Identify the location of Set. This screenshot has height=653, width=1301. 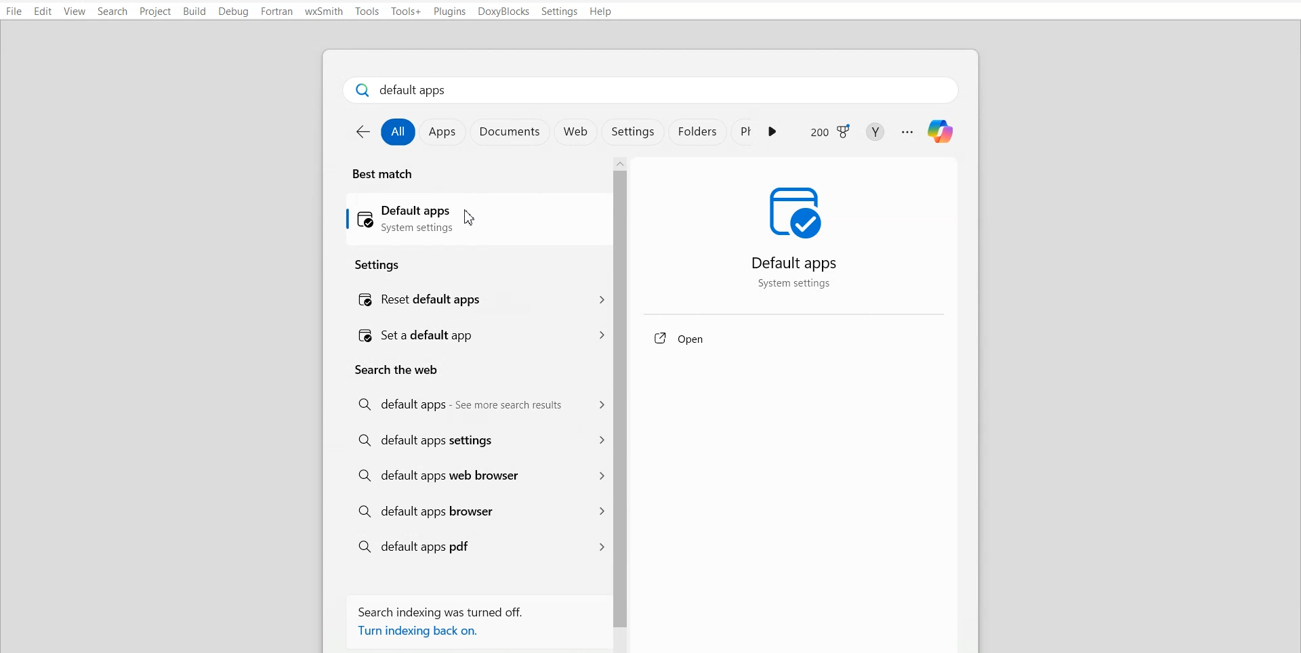
(413, 333).